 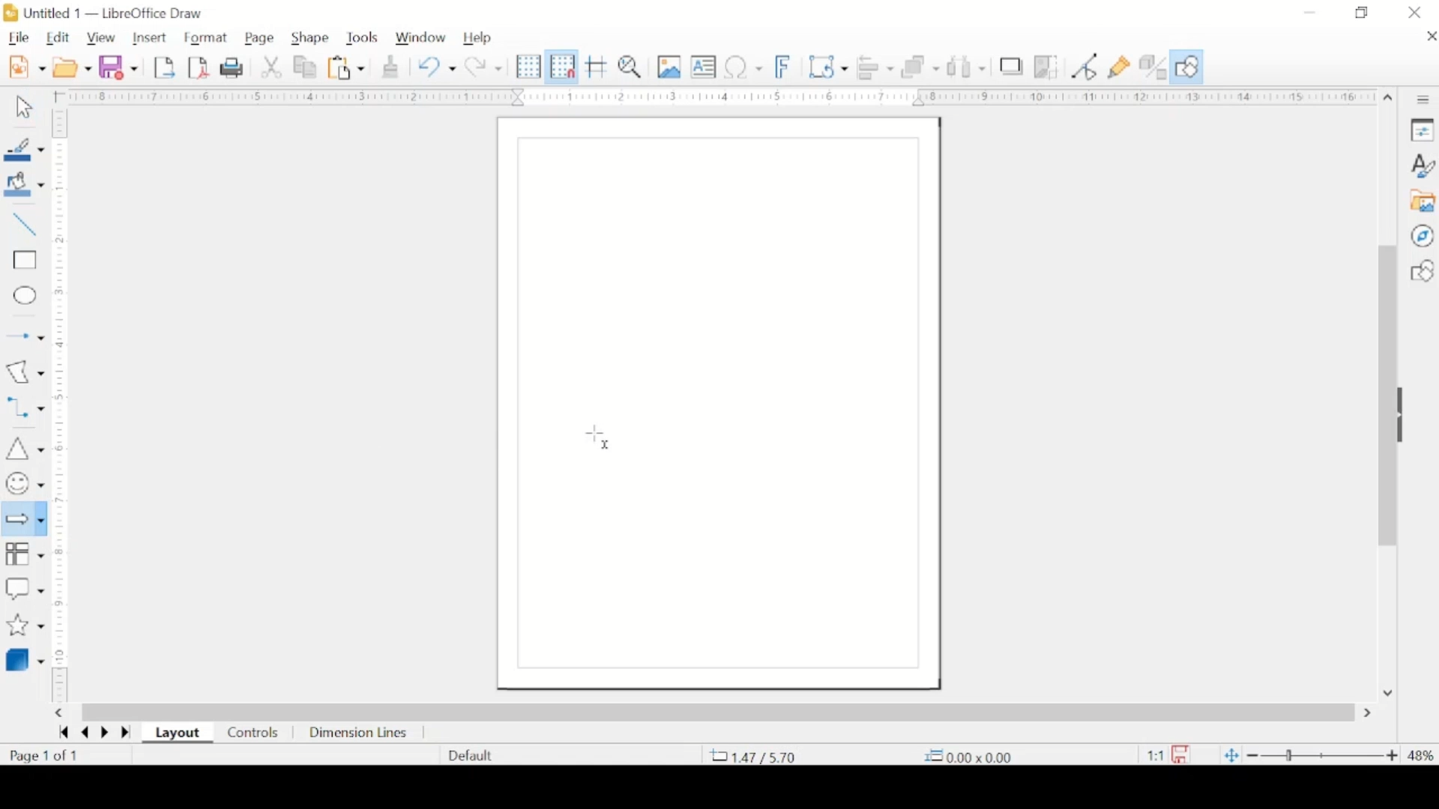 What do you see at coordinates (24, 484) in the screenshot?
I see `symbols` at bounding box center [24, 484].